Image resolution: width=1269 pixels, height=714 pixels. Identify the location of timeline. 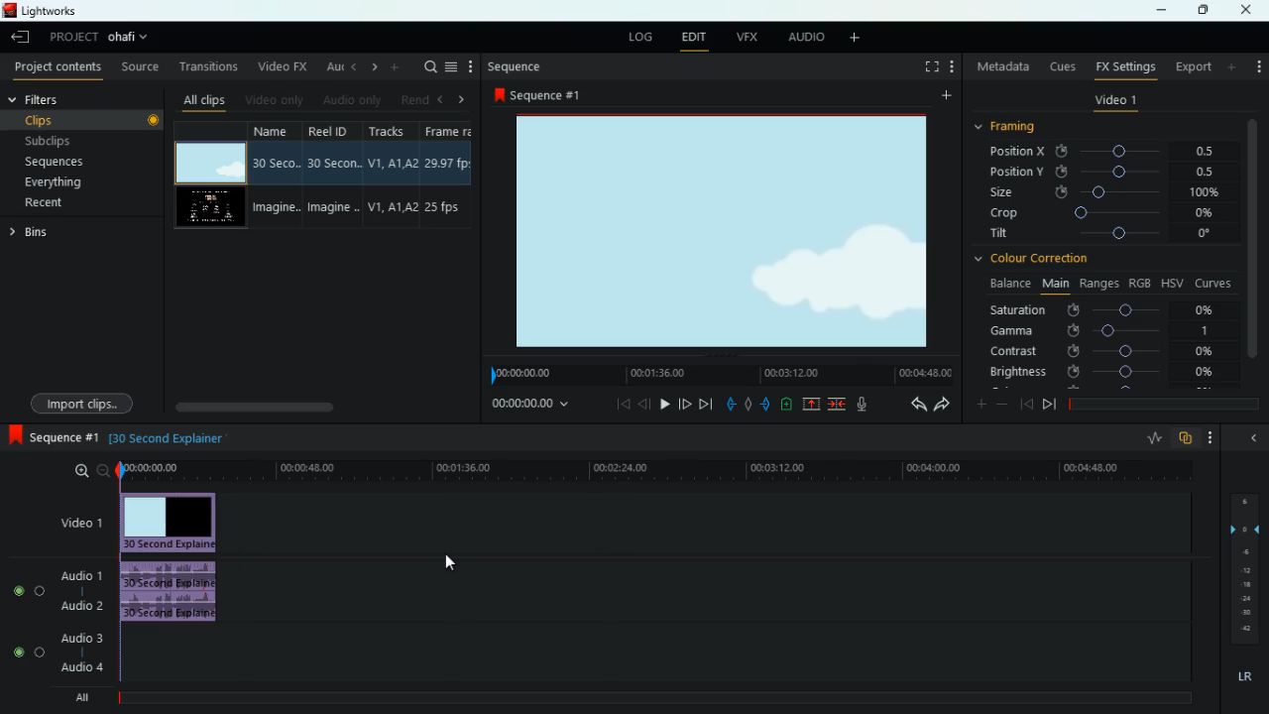
(718, 373).